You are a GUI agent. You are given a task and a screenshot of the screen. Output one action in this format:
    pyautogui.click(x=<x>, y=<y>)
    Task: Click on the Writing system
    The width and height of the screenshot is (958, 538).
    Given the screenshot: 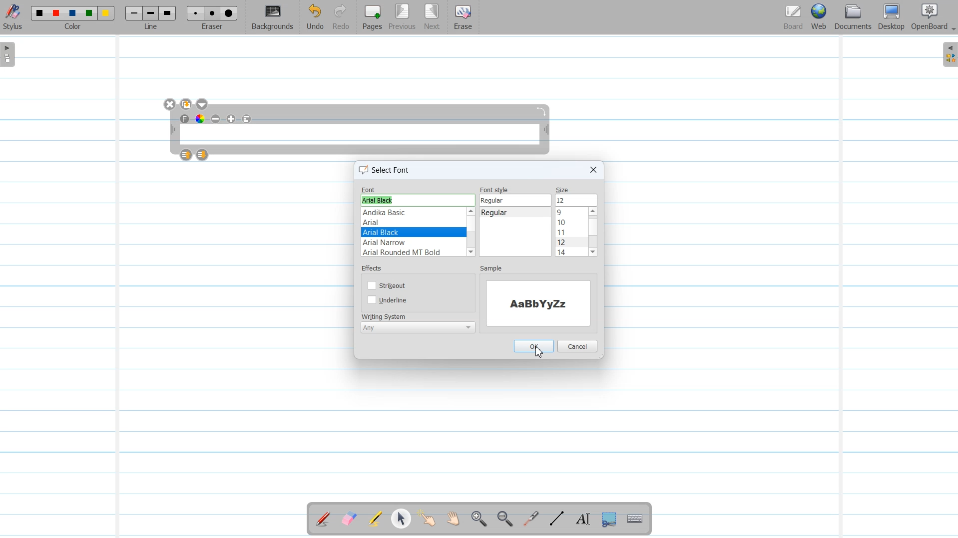 What is the action you would take?
    pyautogui.click(x=417, y=329)
    